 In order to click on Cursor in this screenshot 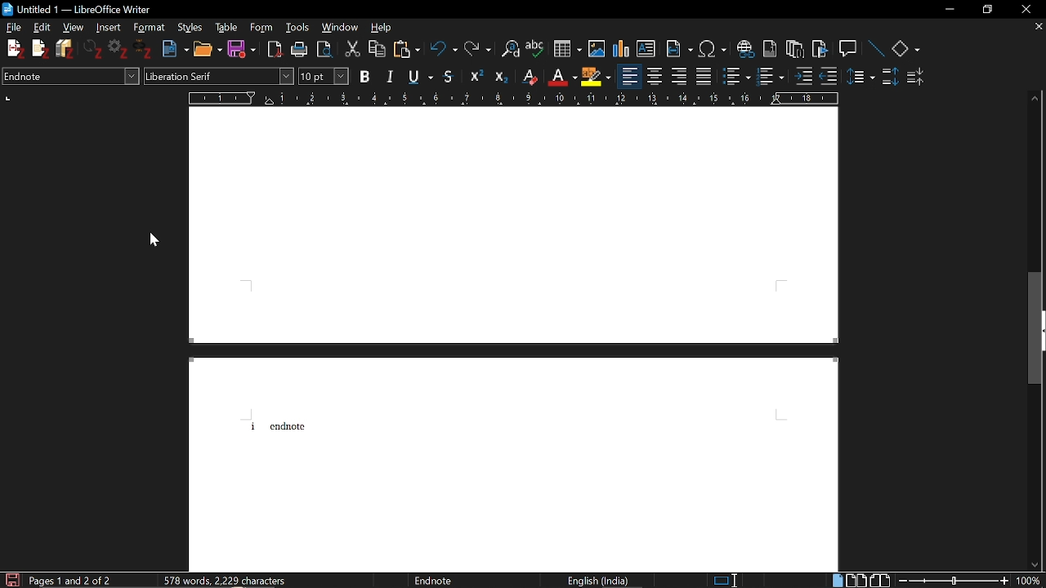, I will do `click(155, 241)`.